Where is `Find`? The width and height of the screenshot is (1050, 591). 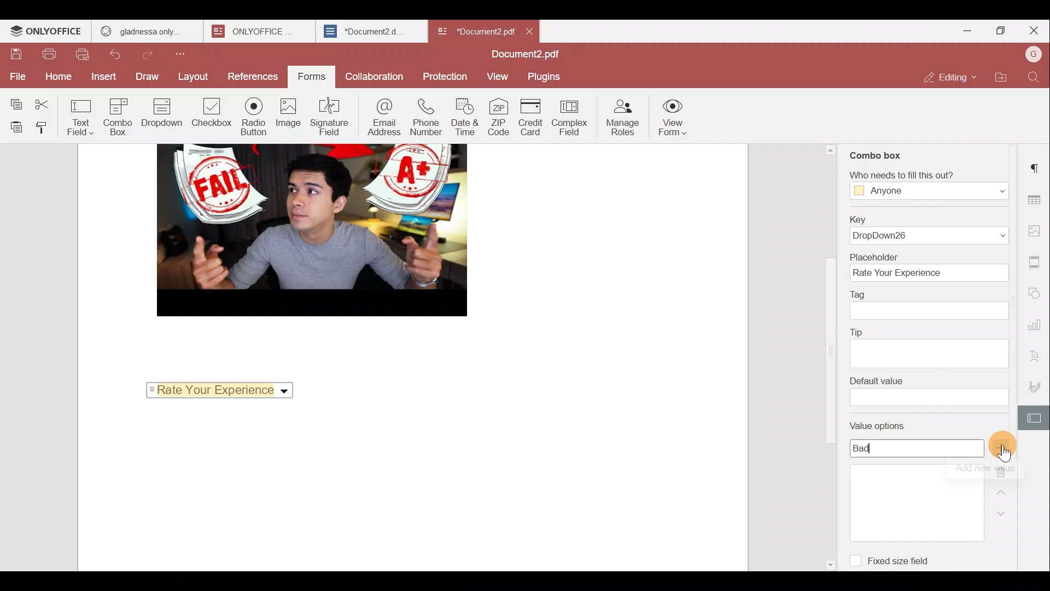 Find is located at coordinates (1034, 79).